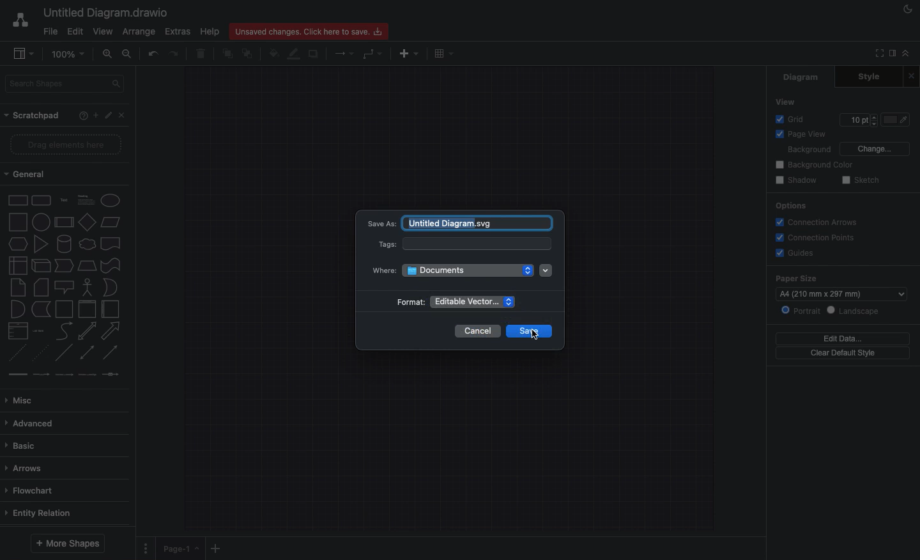  Describe the element at coordinates (792, 206) in the screenshot. I see `Options` at that location.